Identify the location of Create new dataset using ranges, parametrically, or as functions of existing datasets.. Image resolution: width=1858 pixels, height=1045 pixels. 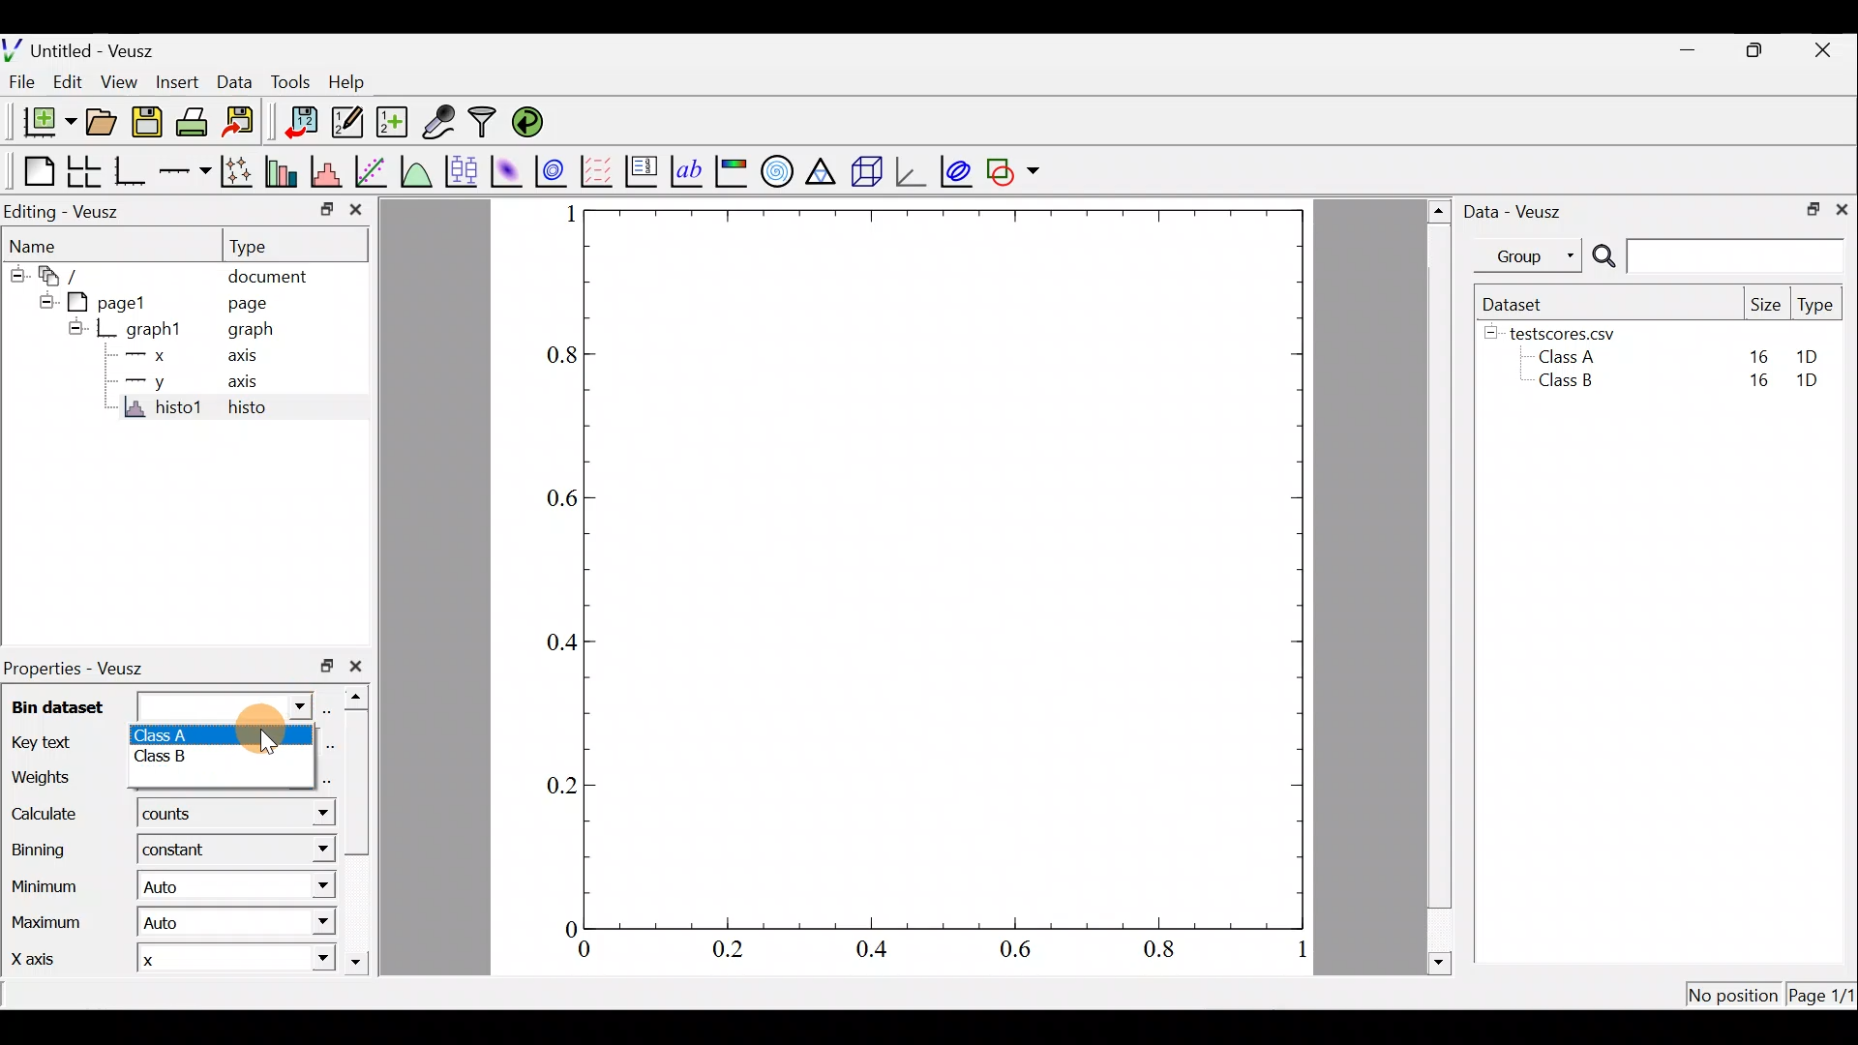
(389, 121).